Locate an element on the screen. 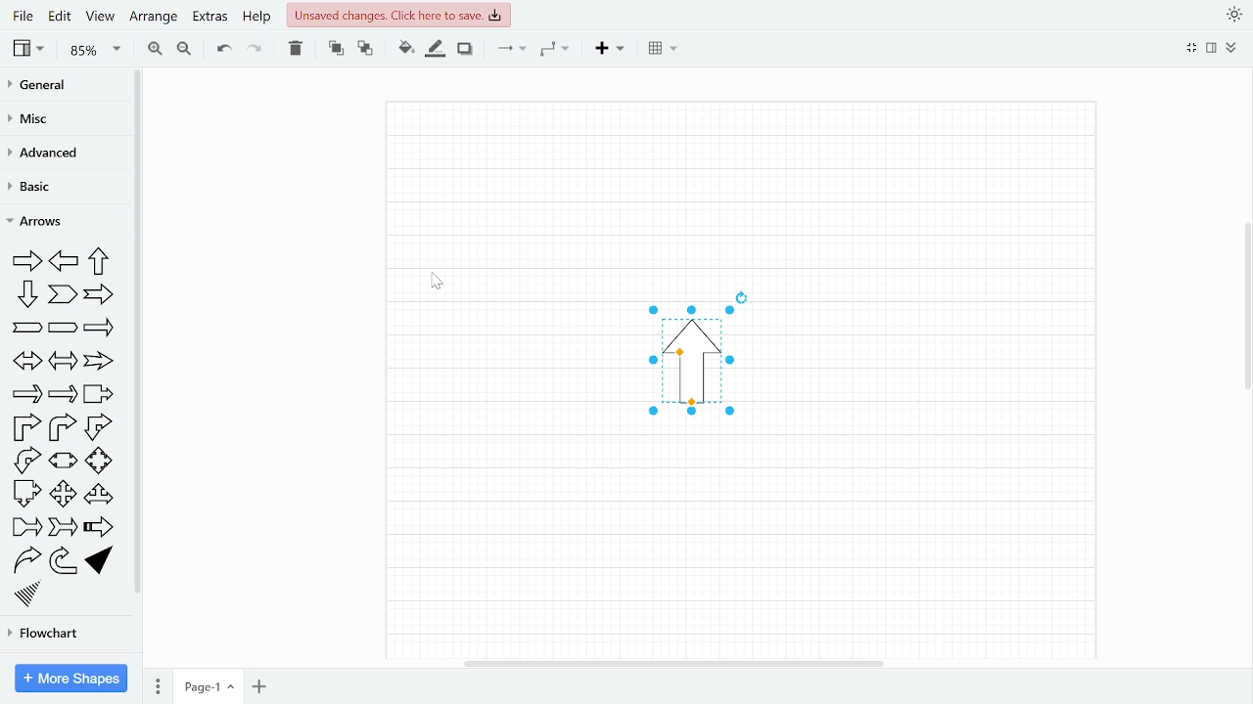 The width and height of the screenshot is (1253, 704). Fill color is located at coordinates (403, 49).